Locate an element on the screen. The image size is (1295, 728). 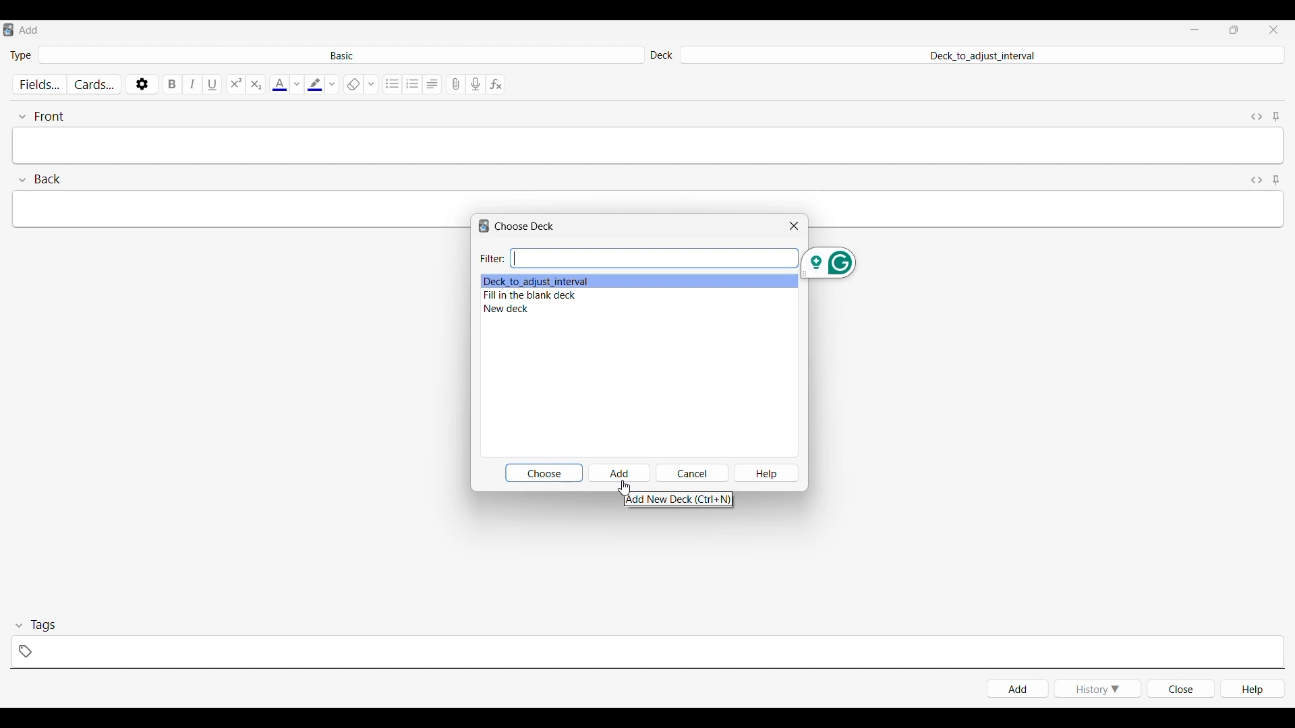
Software logo is located at coordinates (484, 226).